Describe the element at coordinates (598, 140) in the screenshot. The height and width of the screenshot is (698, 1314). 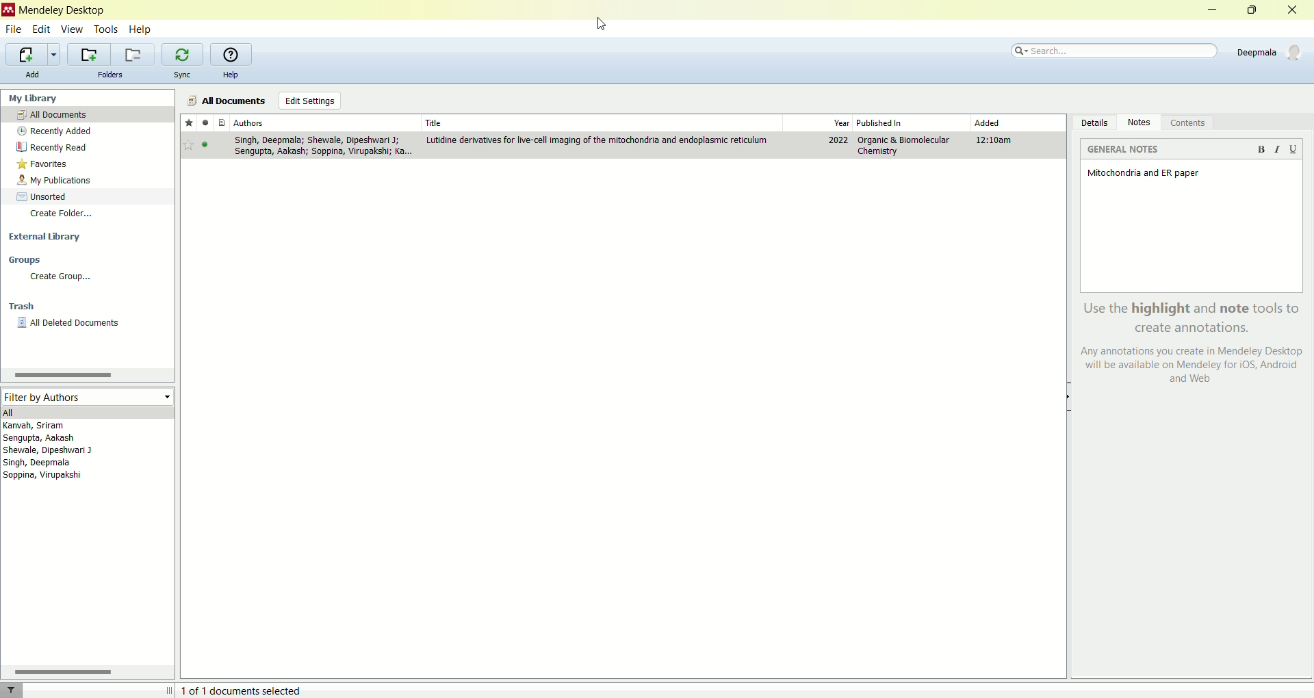
I see `Lutidine derivatives for live-cell imaging of the mitochondria and endoplasmic reticulum` at that location.